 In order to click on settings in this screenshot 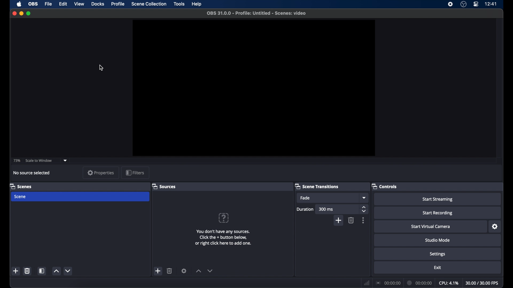, I will do `click(495, 227)`.